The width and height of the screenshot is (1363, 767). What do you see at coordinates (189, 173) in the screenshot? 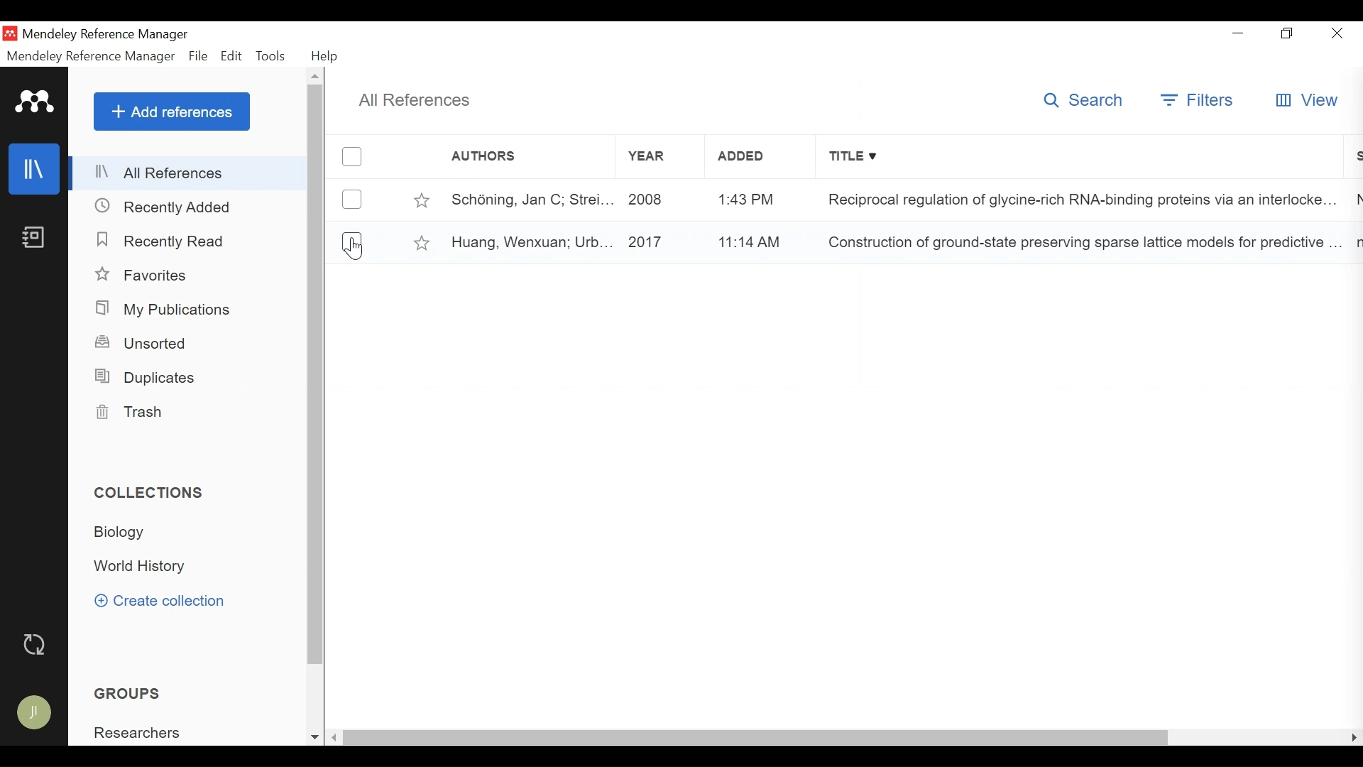
I see `All References` at bounding box center [189, 173].